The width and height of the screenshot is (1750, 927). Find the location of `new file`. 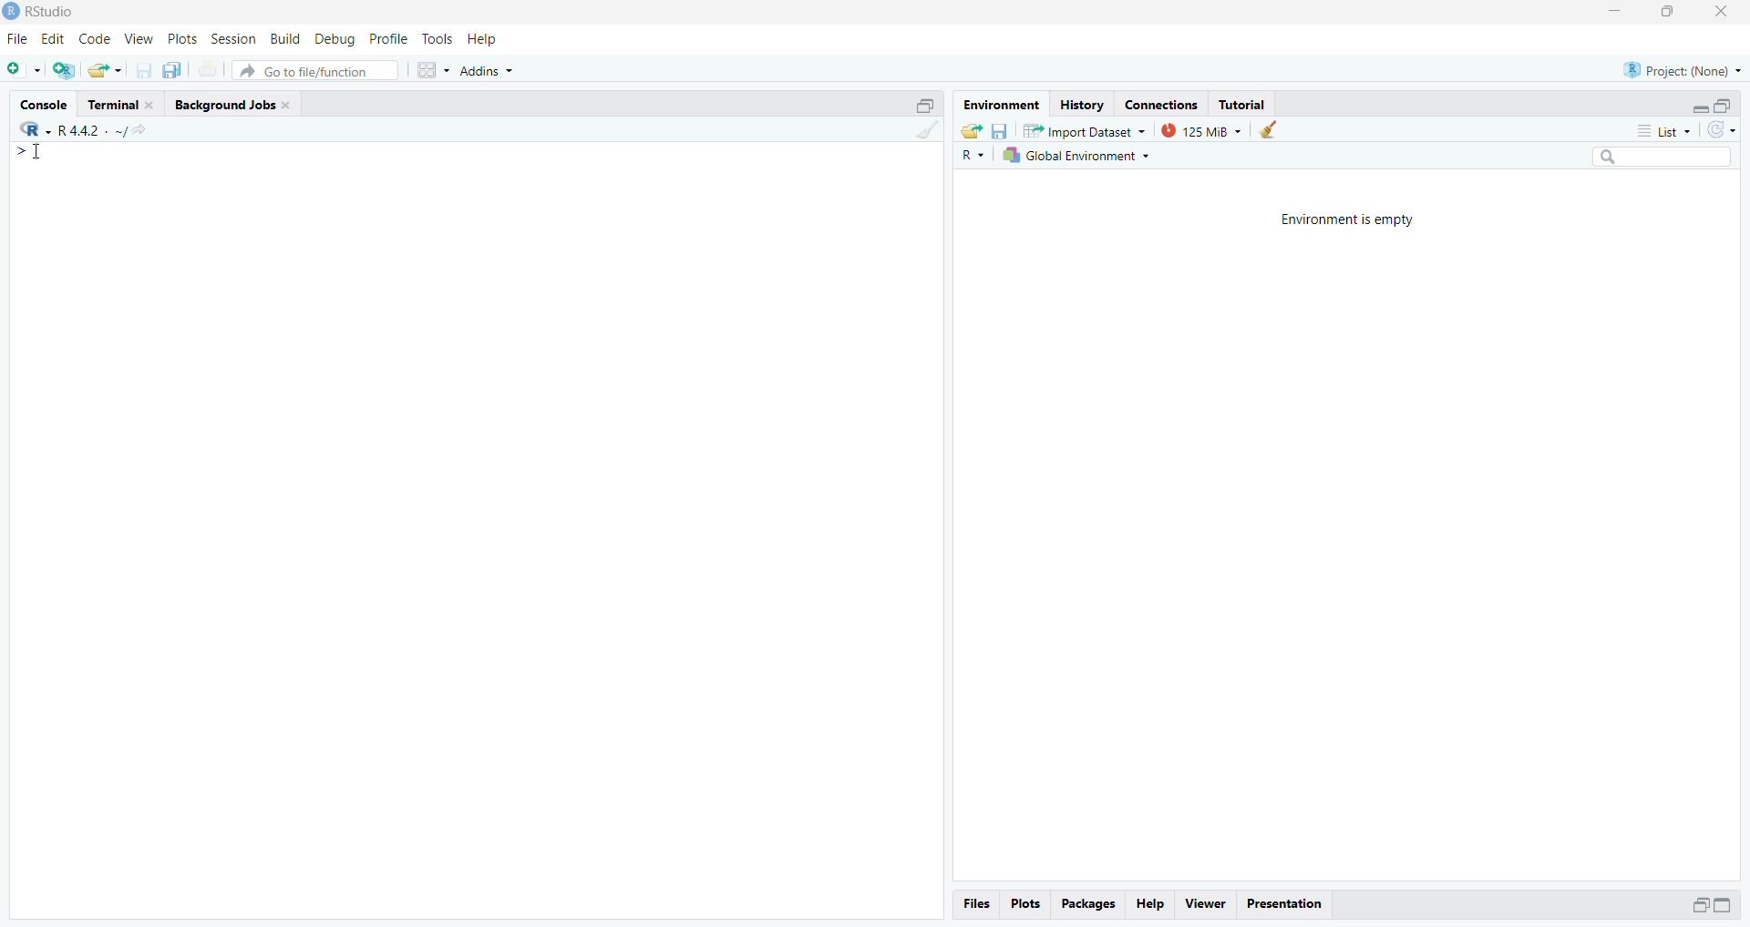

new file is located at coordinates (25, 70).